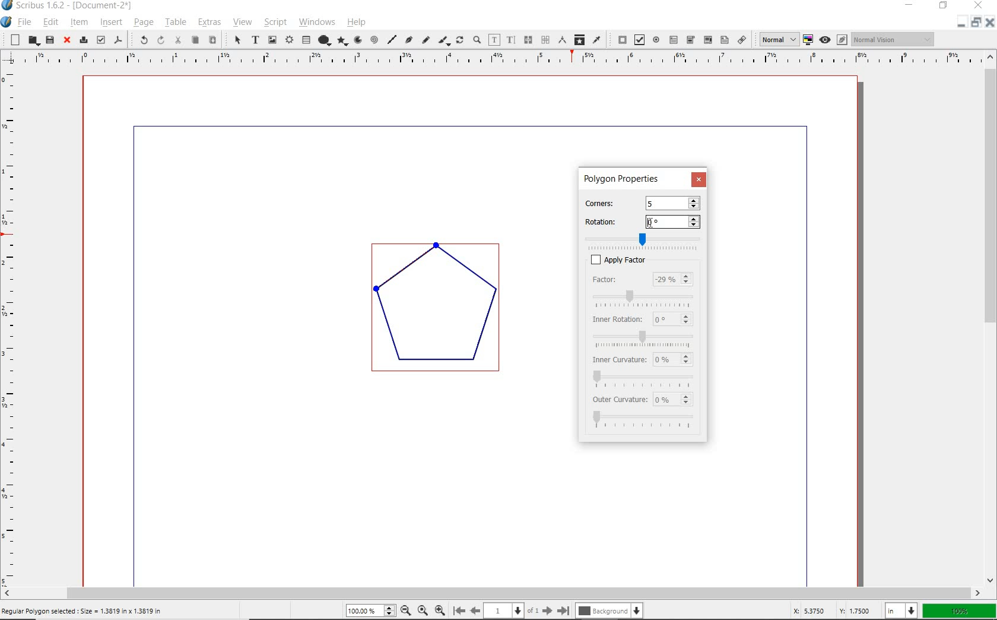 The height and width of the screenshot is (620, 997). I want to click on extras, so click(207, 22).